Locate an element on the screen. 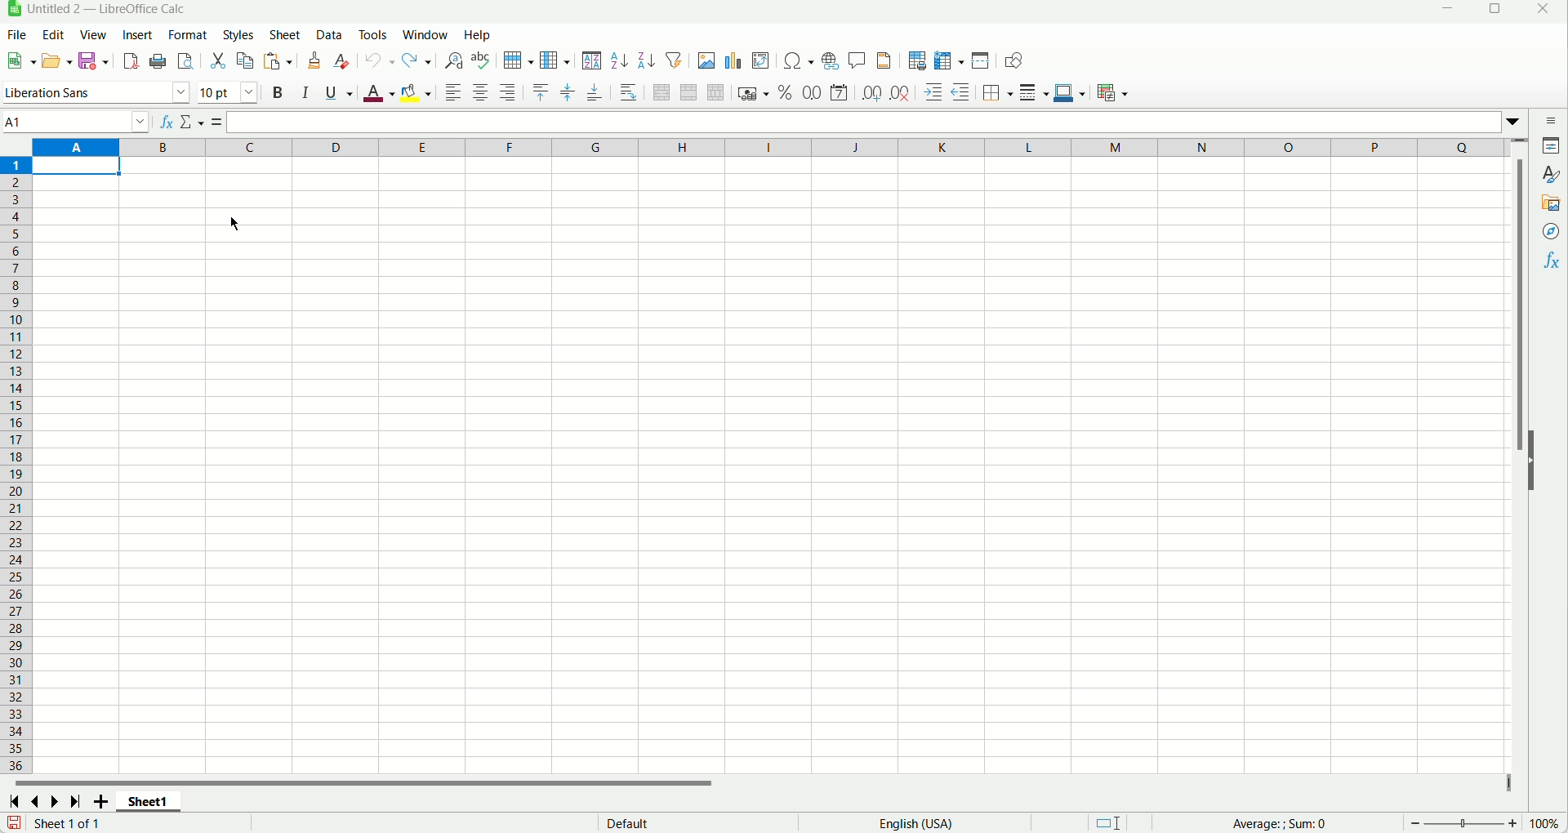 The width and height of the screenshot is (1568, 833). Header and footer is located at coordinates (884, 60).